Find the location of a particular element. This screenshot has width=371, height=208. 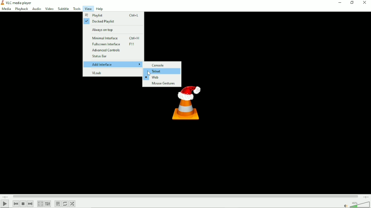

show extended settings is located at coordinates (48, 204).